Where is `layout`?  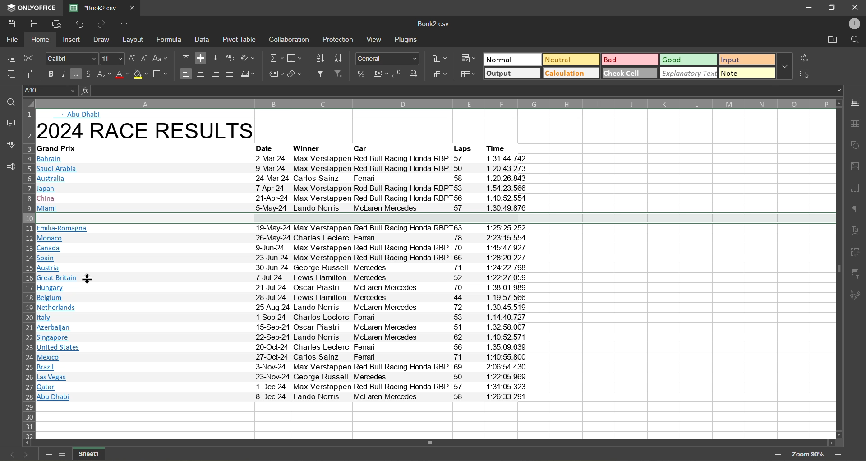
layout is located at coordinates (133, 39).